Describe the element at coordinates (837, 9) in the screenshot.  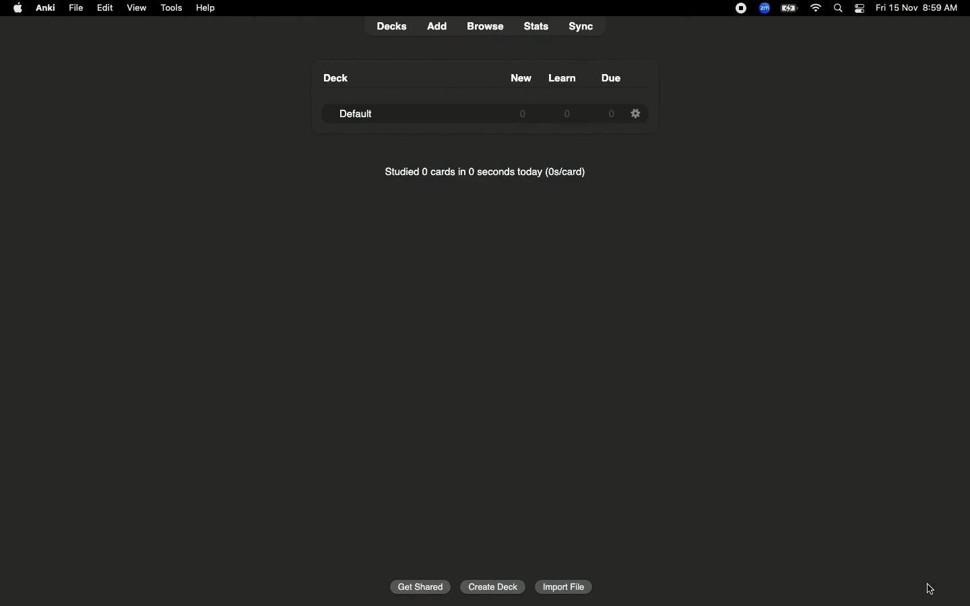
I see `Search` at that location.